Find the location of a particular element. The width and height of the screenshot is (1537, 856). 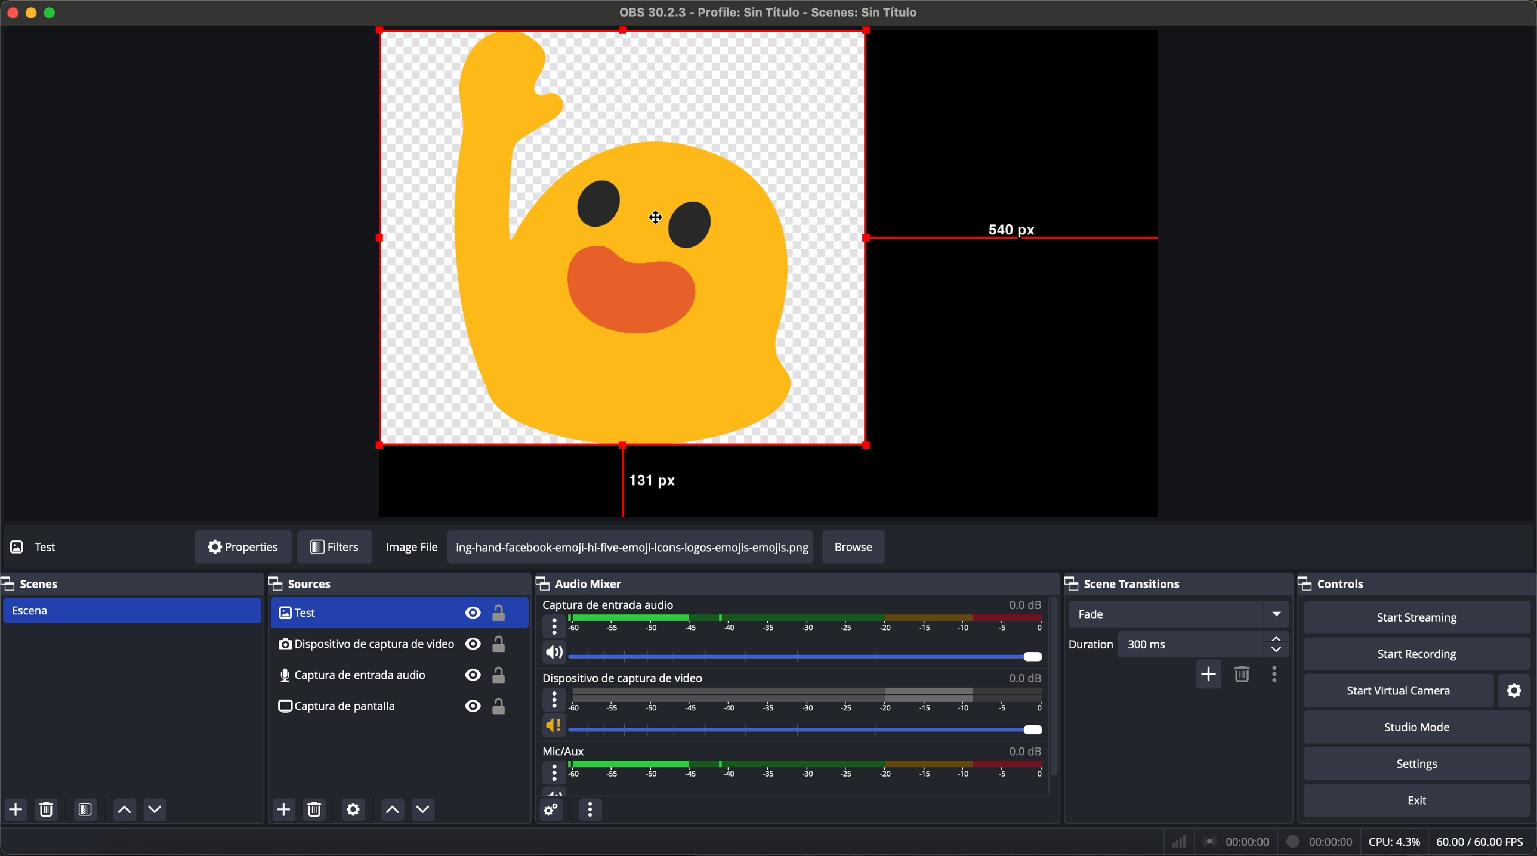

exit is located at coordinates (1419, 802).